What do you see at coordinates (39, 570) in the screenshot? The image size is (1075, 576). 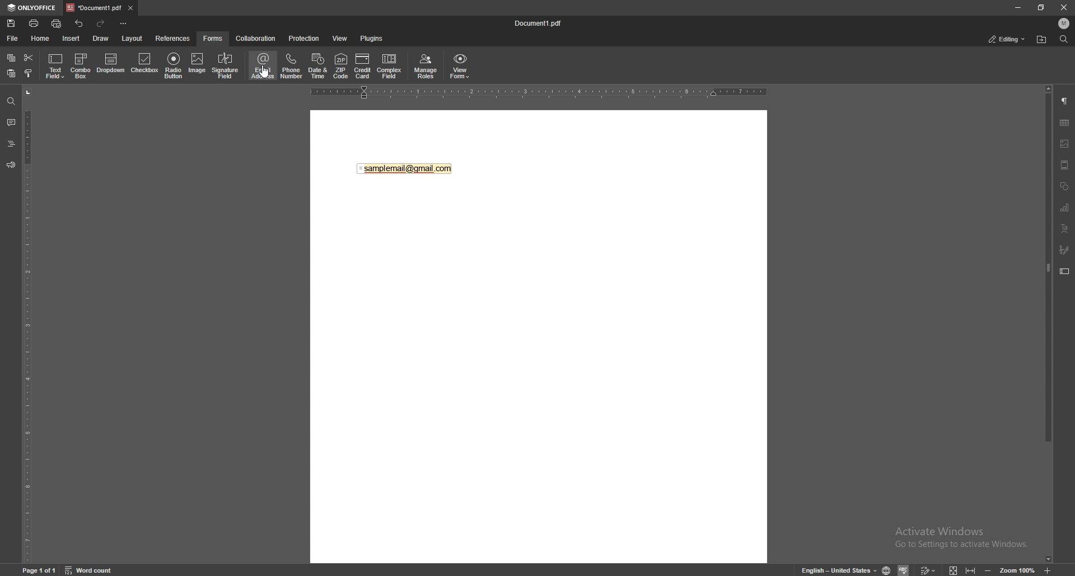 I see `page` at bounding box center [39, 570].